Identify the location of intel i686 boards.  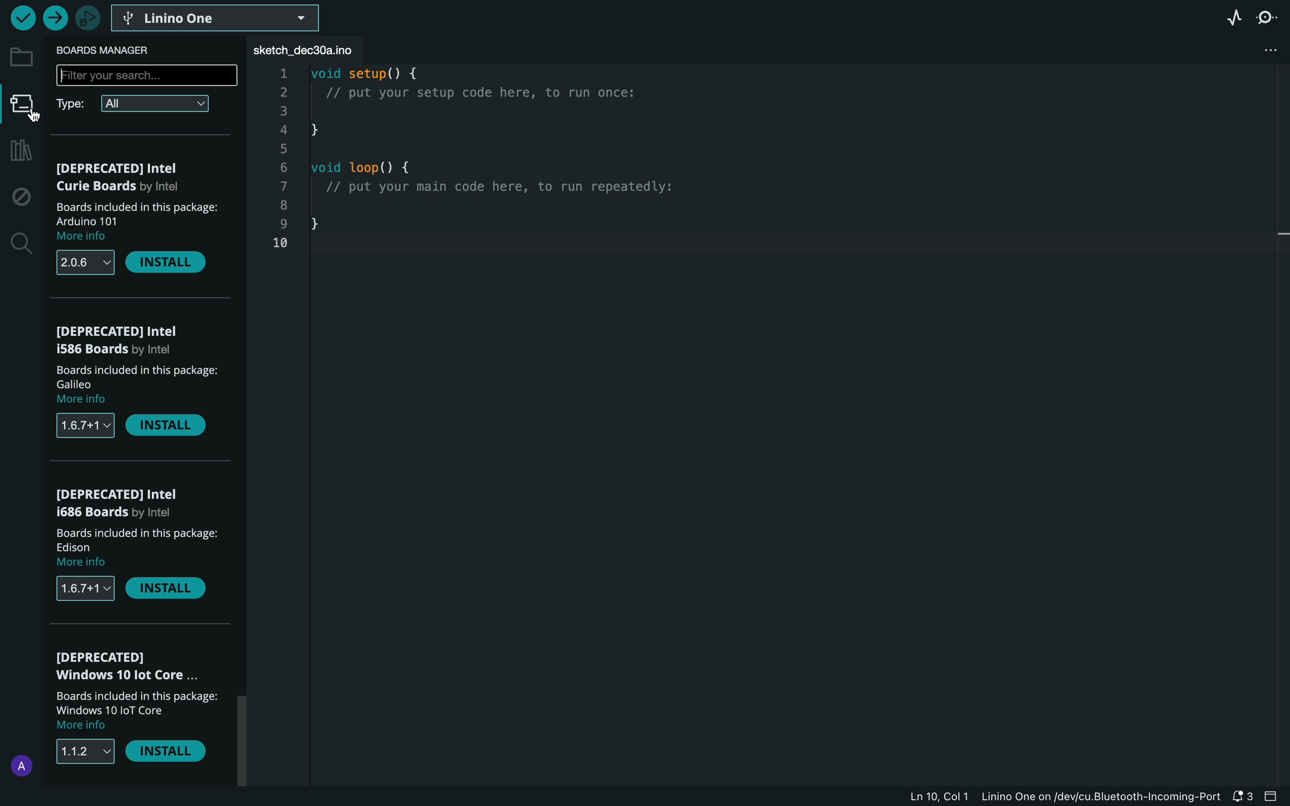
(119, 502).